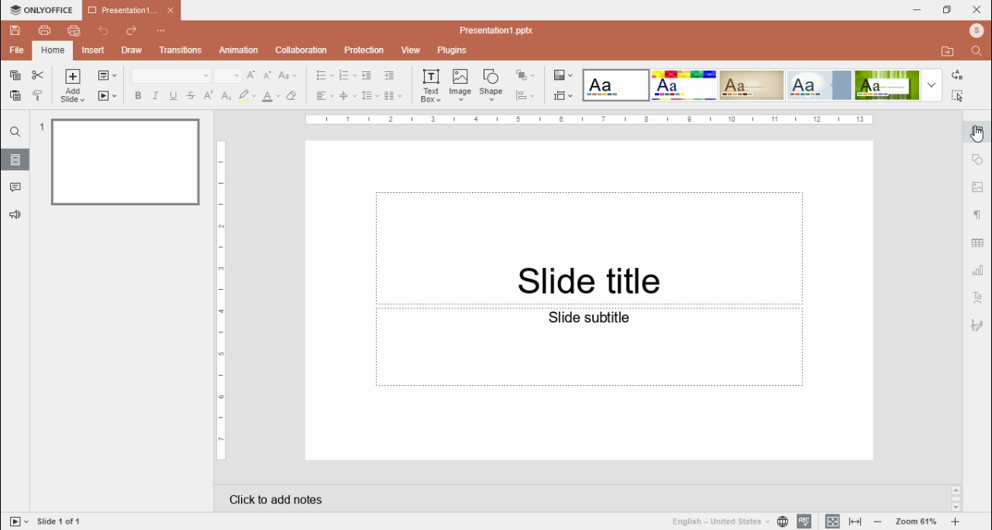 The height and width of the screenshot is (530, 992). What do you see at coordinates (976, 51) in the screenshot?
I see `find` at bounding box center [976, 51].